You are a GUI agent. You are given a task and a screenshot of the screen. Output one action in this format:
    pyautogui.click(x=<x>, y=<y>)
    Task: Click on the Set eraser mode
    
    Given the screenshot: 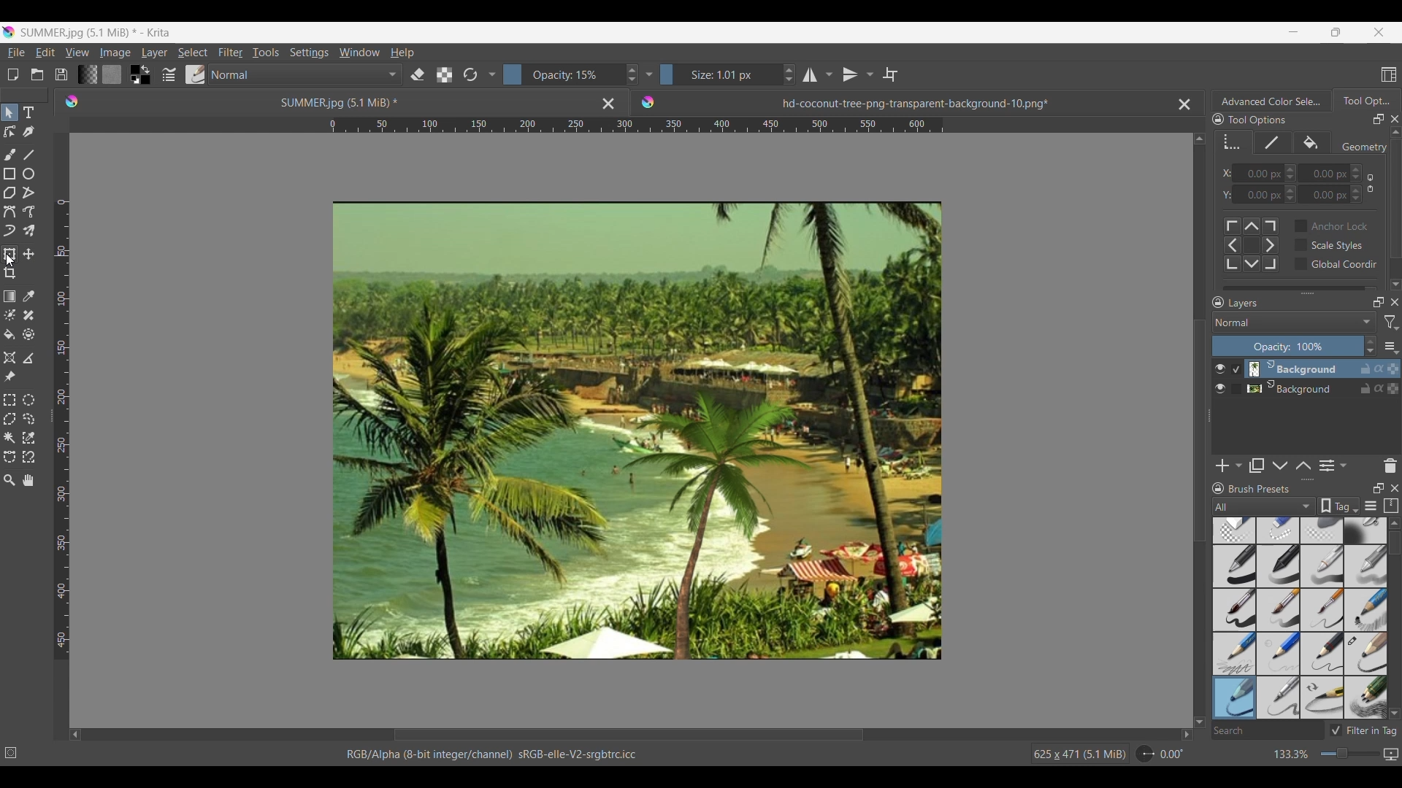 What is the action you would take?
    pyautogui.click(x=416, y=74)
    